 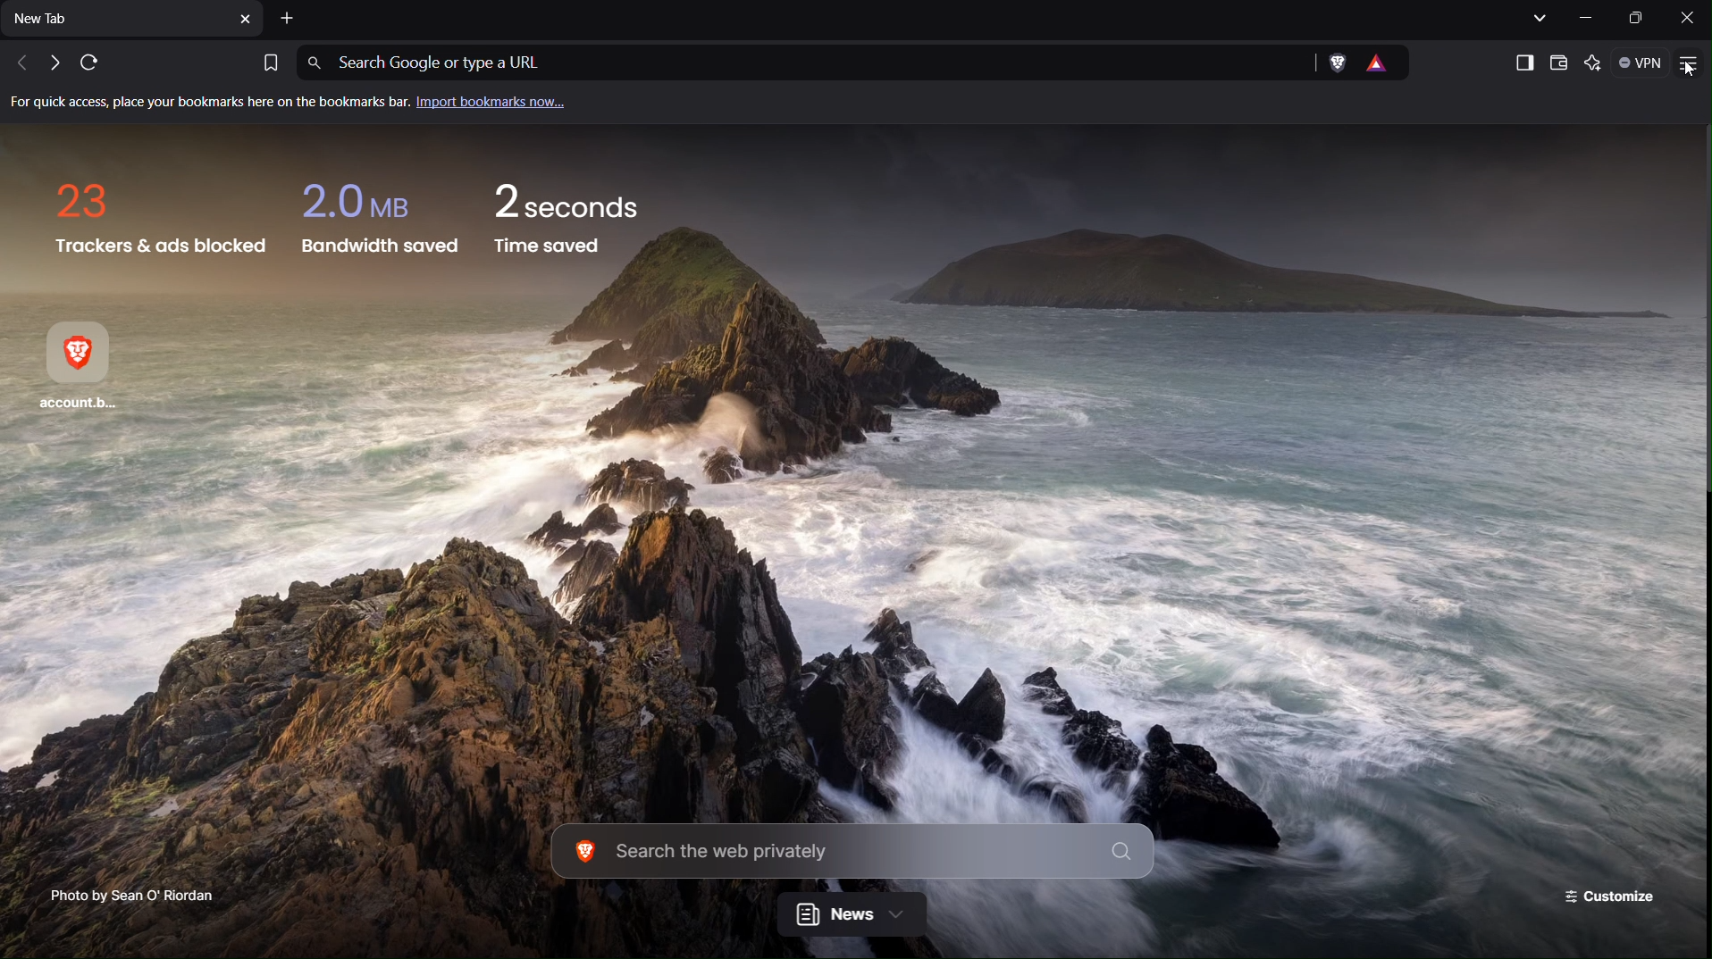 What do you see at coordinates (1559, 63) in the screenshot?
I see `Wallet` at bounding box center [1559, 63].